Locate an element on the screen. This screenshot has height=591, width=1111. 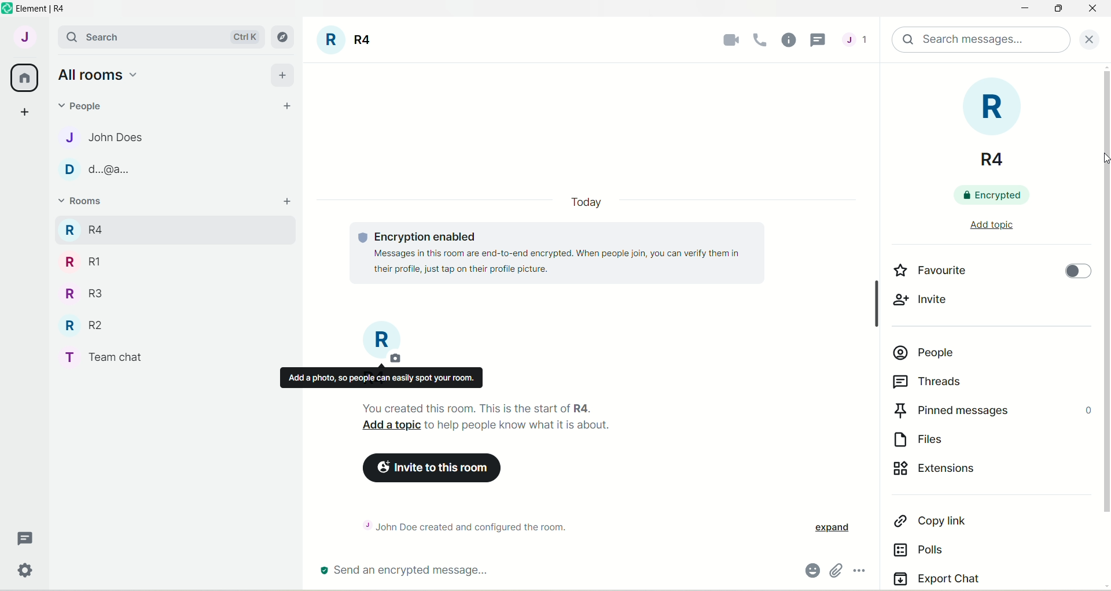
start chat is located at coordinates (288, 107).